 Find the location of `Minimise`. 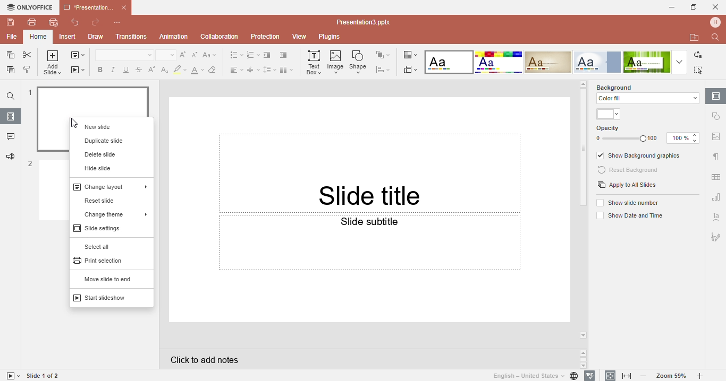

Minimise is located at coordinates (669, 7).